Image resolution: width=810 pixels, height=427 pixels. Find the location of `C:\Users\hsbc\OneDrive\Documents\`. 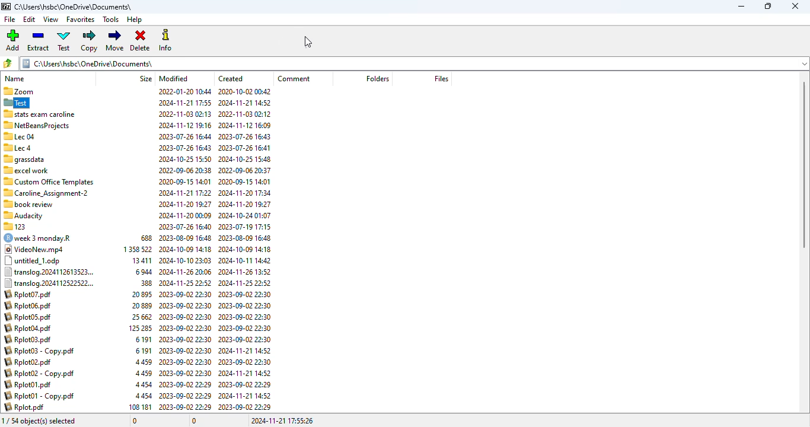

C:\Users\hsbc\OneDrive\Documents\ is located at coordinates (72, 7).